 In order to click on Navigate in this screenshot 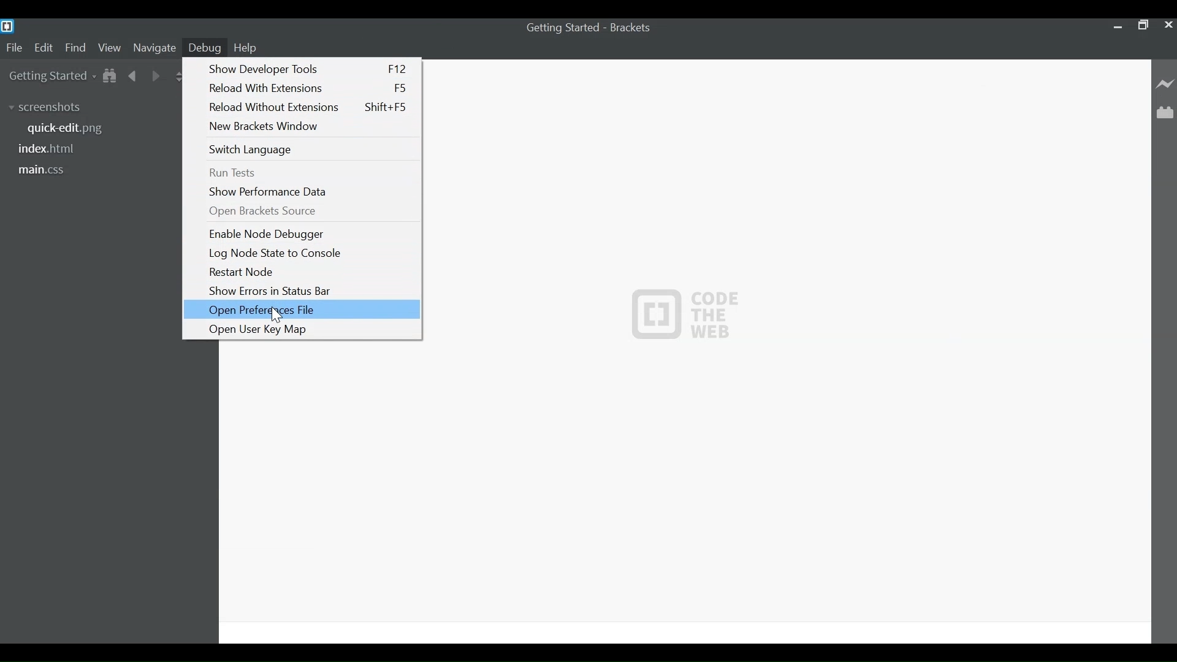, I will do `click(154, 48)`.